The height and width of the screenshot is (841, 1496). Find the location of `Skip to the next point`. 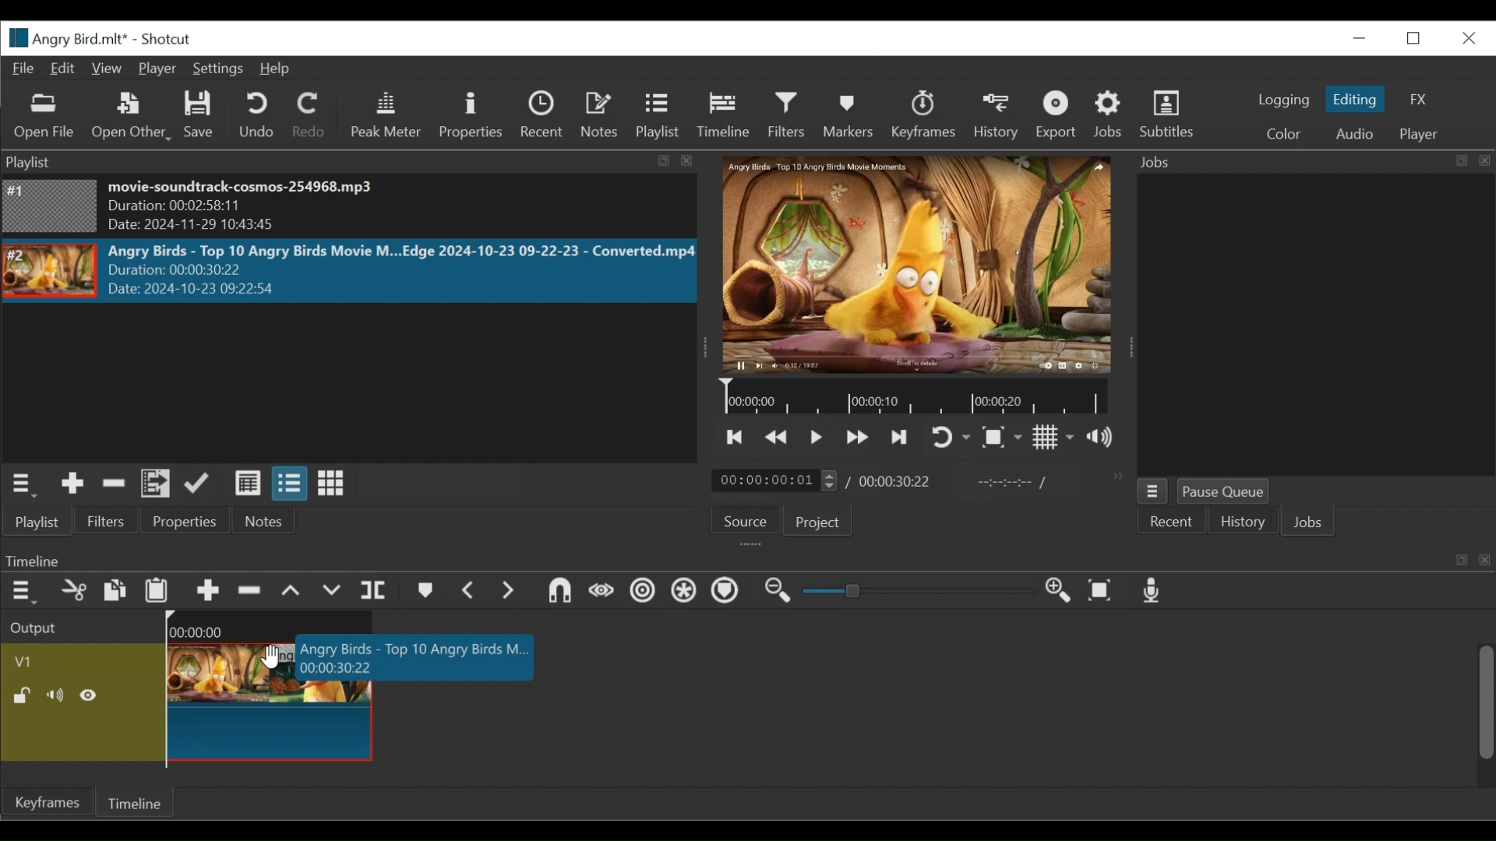

Skip to the next point is located at coordinates (901, 438).